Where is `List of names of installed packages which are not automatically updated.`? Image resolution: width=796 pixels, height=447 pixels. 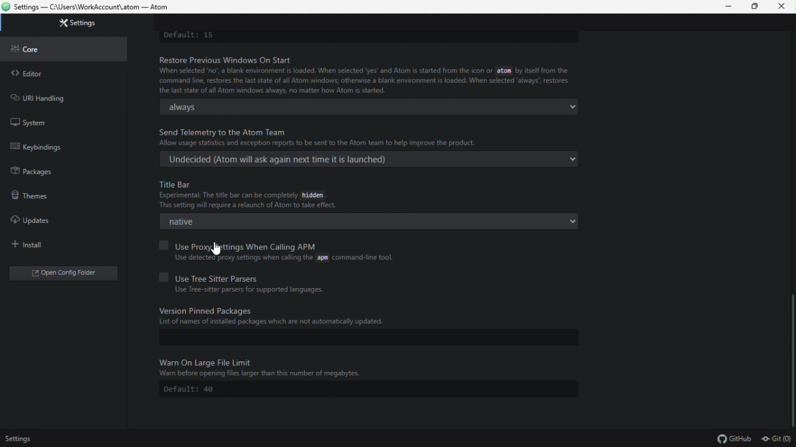
List of names of installed packages which are not automatically updated. is located at coordinates (274, 322).